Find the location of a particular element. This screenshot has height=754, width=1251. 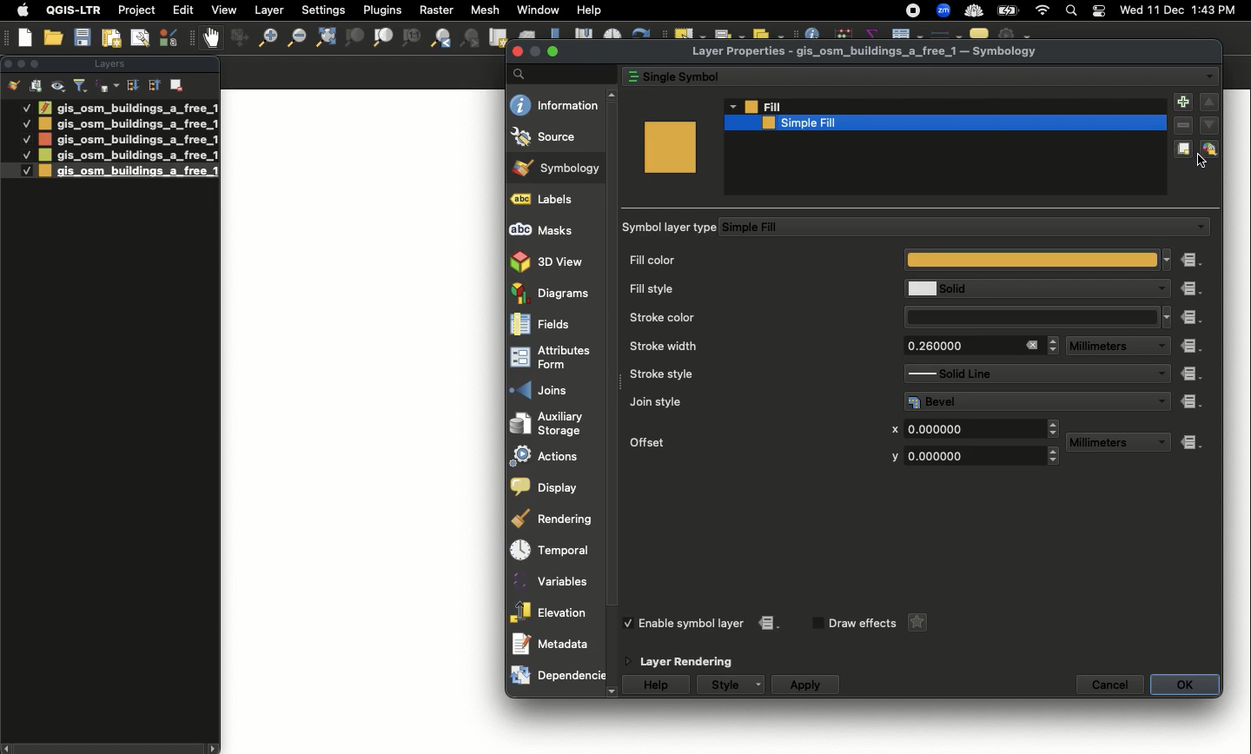

Cursor is located at coordinates (1201, 161).